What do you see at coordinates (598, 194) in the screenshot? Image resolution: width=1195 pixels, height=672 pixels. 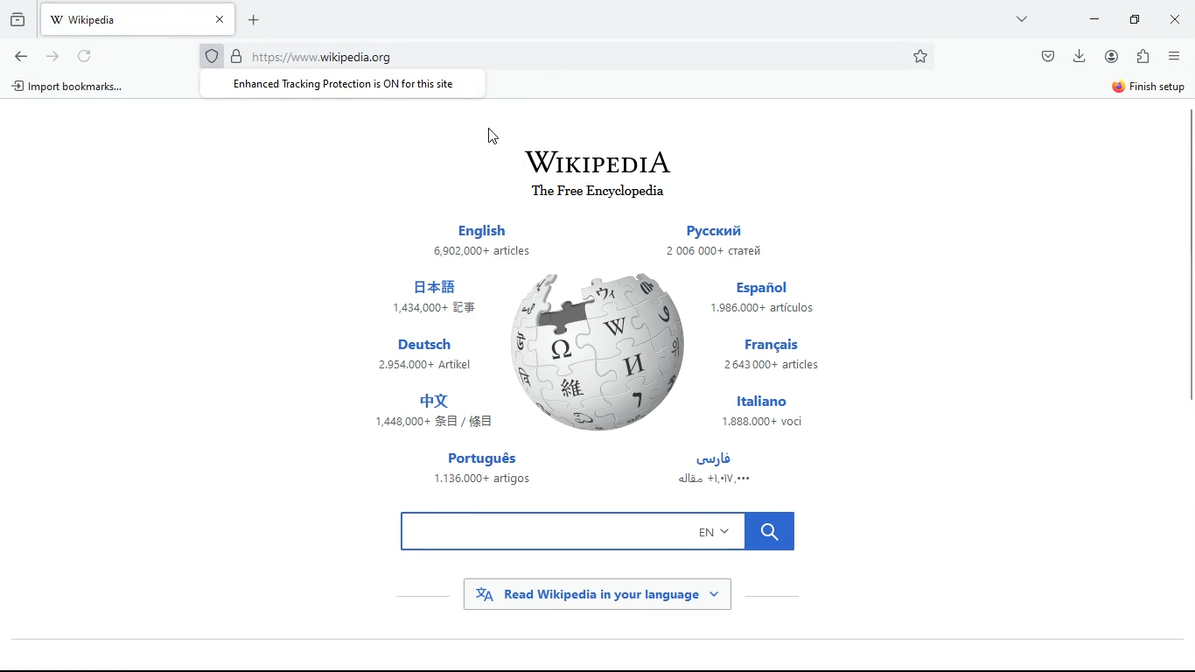 I see `The Free Encyclopedia` at bounding box center [598, 194].